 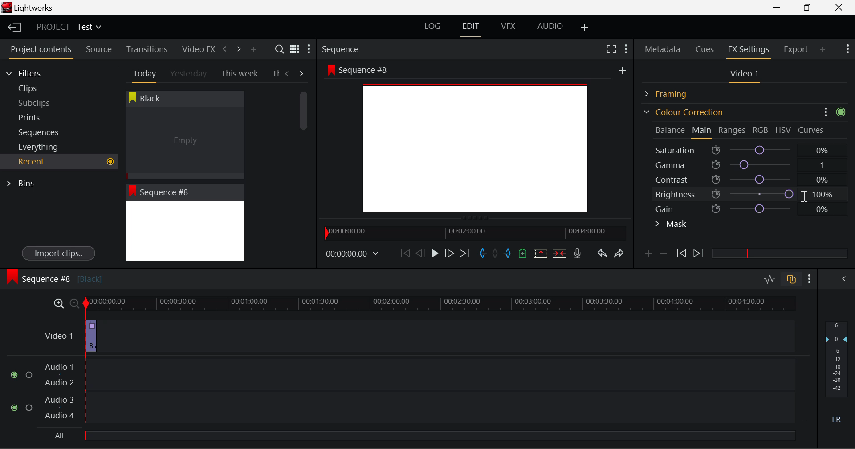 I want to click on Sequence Preview Section, so click(x=343, y=50).